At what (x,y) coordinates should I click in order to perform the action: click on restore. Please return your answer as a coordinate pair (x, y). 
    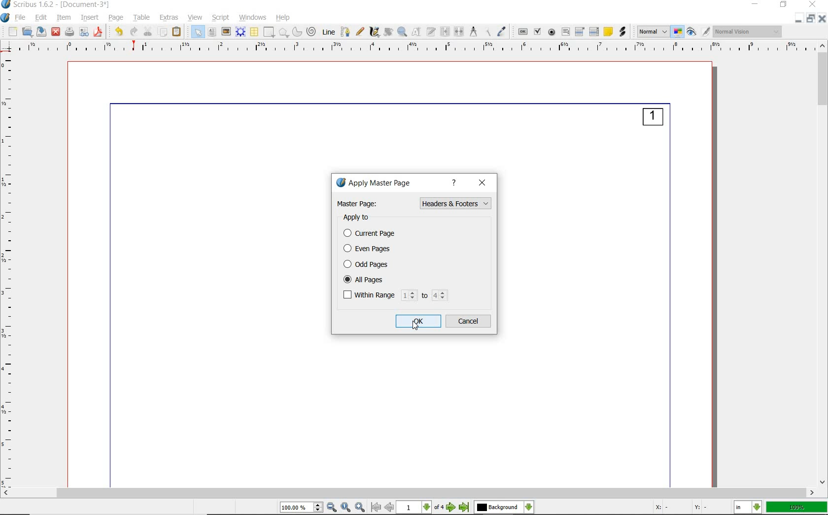
    Looking at the image, I should click on (811, 19).